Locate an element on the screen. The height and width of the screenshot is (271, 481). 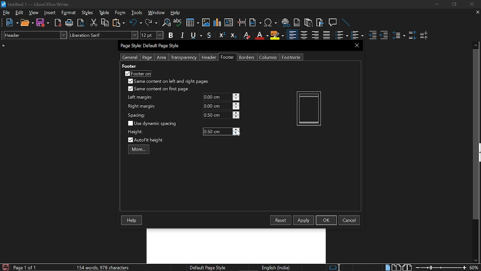
Center is located at coordinates (304, 35).